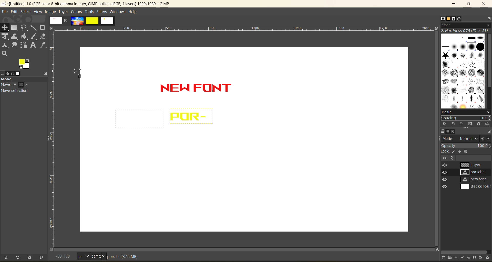 This screenshot has height=262, width=492. I want to click on configure, so click(489, 131).